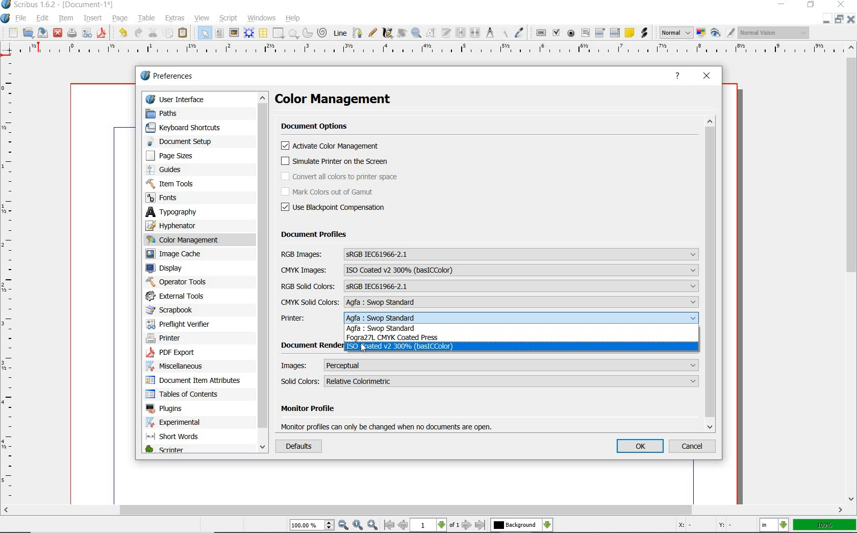 The width and height of the screenshot is (857, 533). I want to click on scrapbook, so click(177, 310).